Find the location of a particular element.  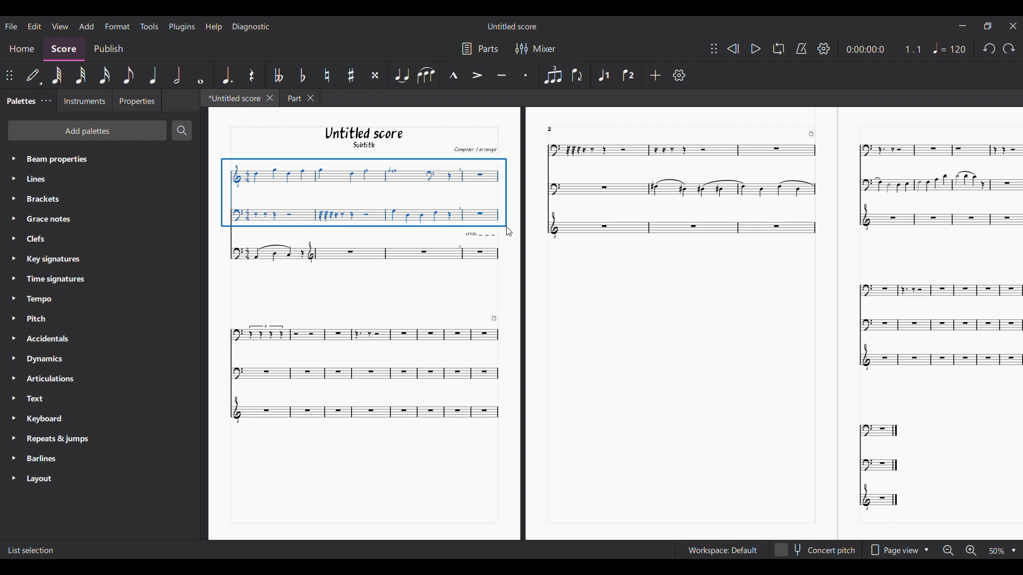

Tempo is located at coordinates (951, 48).